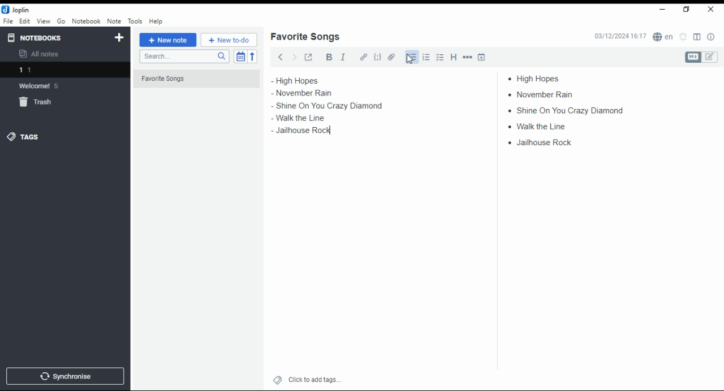 The image size is (724, 391). Describe the element at coordinates (119, 38) in the screenshot. I see `new notebook` at that location.